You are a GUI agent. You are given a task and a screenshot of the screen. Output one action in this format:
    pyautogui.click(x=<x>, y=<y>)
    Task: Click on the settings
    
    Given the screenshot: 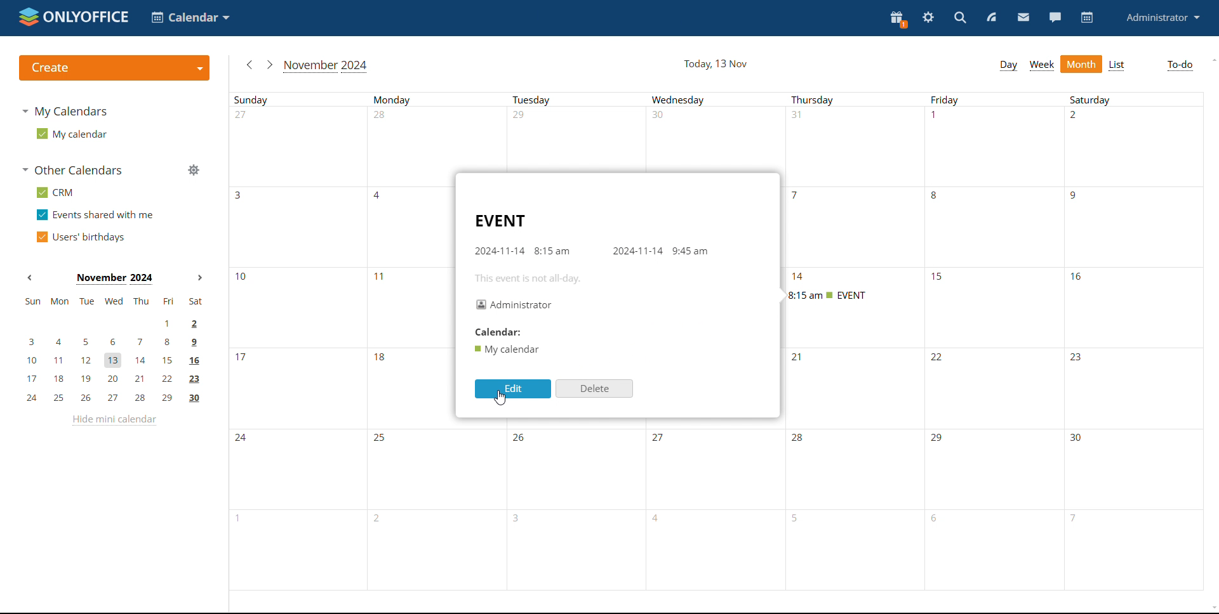 What is the action you would take?
    pyautogui.click(x=929, y=18)
    